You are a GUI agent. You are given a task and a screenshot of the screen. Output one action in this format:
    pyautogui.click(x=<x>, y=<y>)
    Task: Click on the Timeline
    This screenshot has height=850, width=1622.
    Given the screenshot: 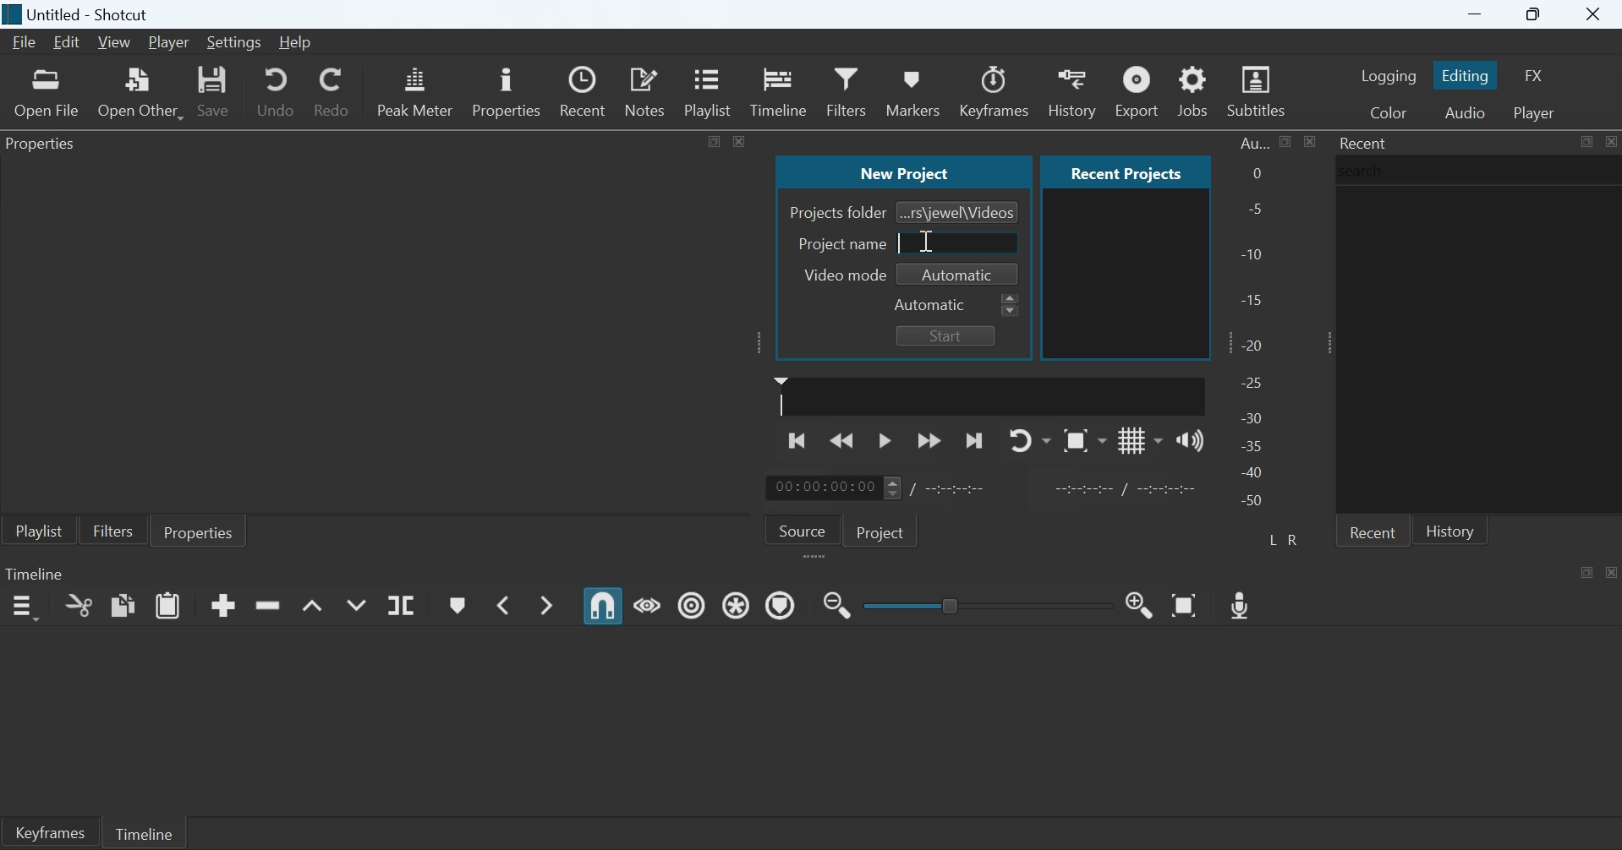 What is the action you would take?
    pyautogui.click(x=34, y=573)
    